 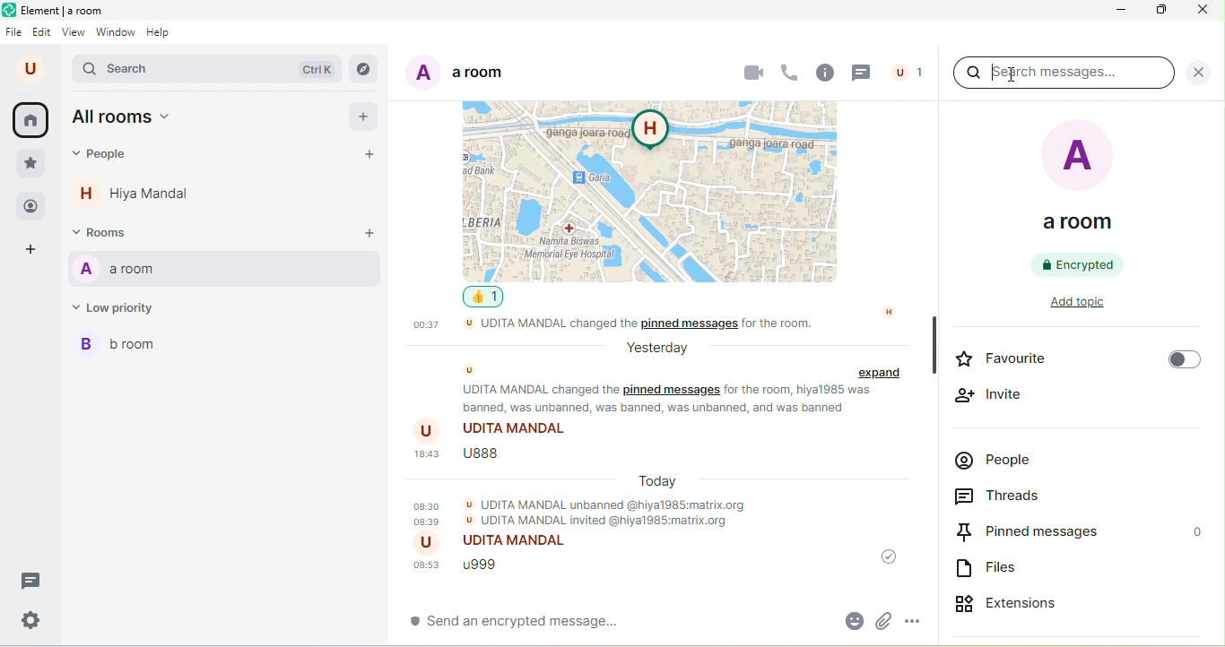 I want to click on u888, so click(x=463, y=459).